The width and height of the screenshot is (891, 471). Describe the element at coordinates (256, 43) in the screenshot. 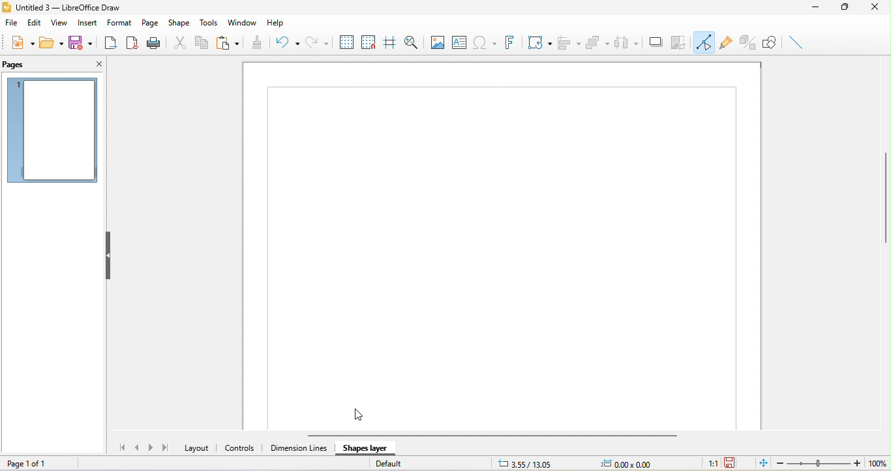

I see `clone formatting` at that location.